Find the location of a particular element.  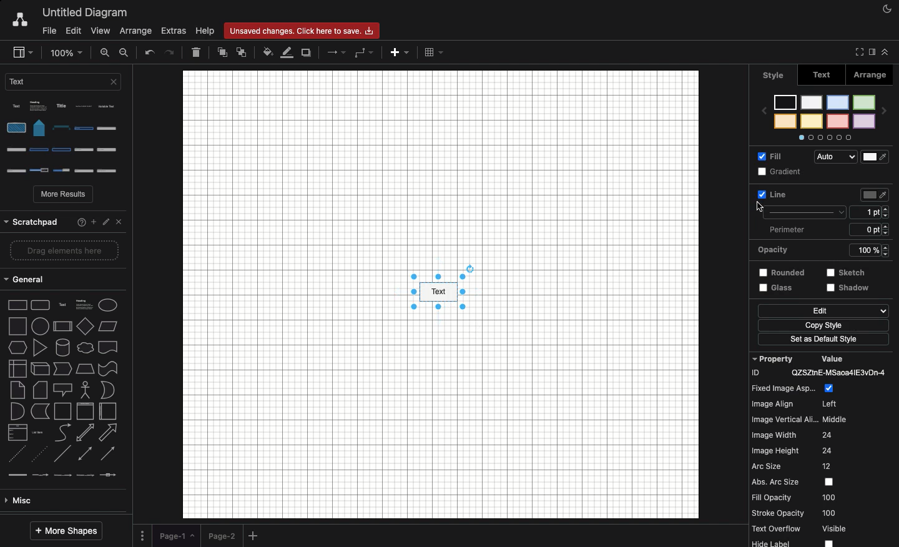

Rounded is located at coordinates (779, 249).